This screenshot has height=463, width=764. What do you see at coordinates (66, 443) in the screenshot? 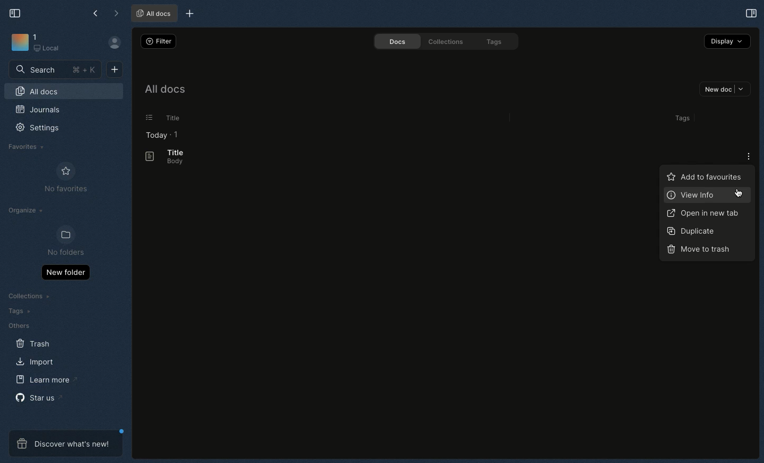
I see `Discover what's new` at bounding box center [66, 443].